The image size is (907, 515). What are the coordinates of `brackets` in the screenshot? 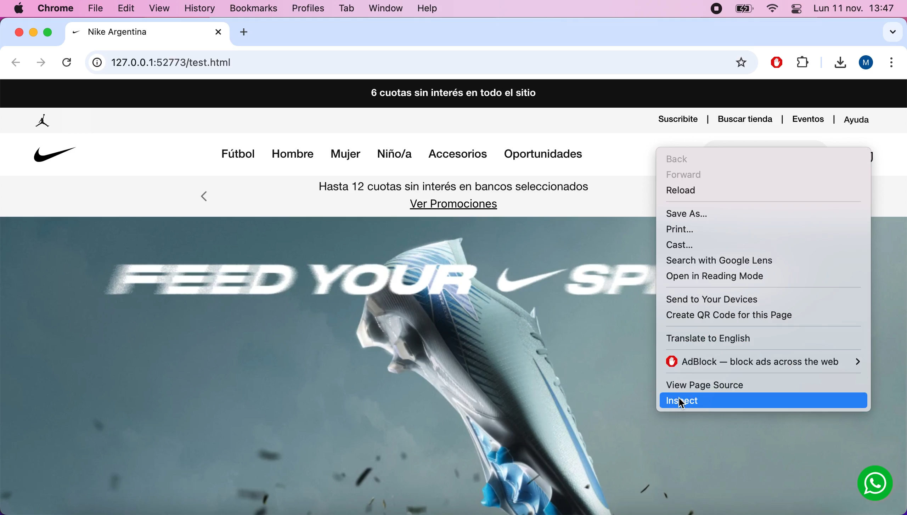 It's located at (58, 9).